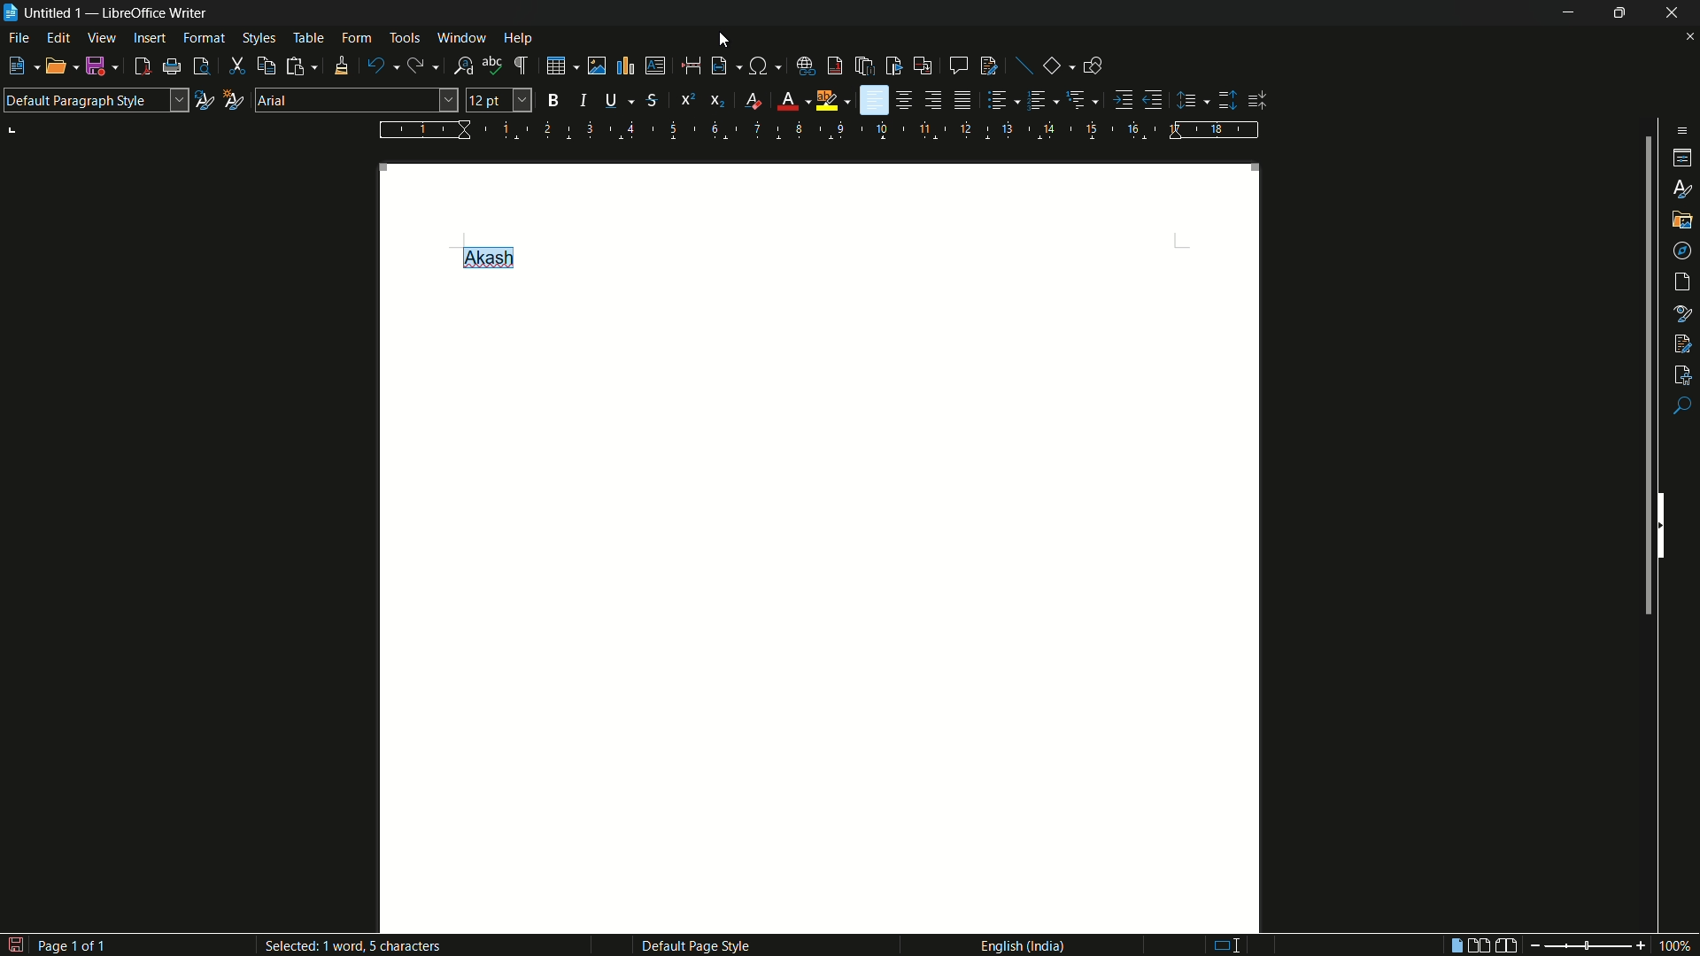  Describe the element at coordinates (756, 102) in the screenshot. I see `clear direct formatting` at that location.